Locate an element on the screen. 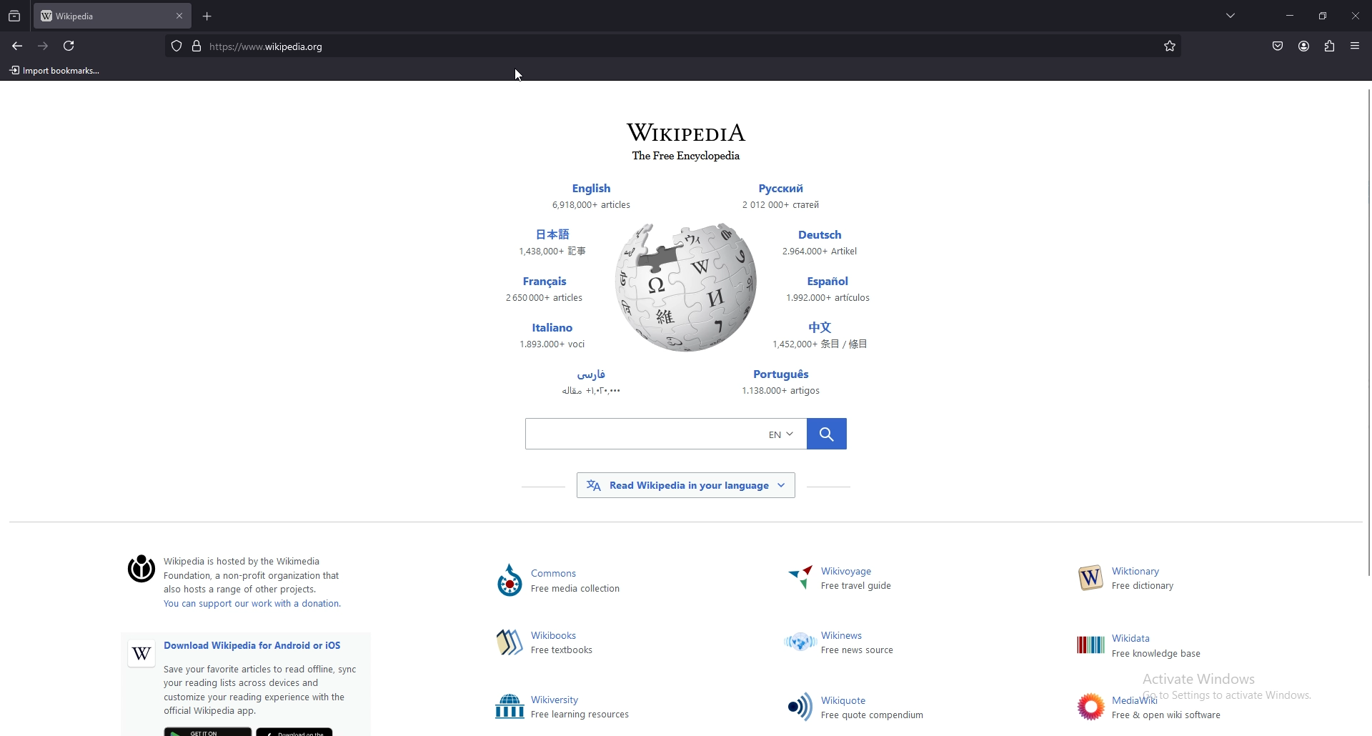 The image size is (1372, 736). profile is located at coordinates (1304, 46).